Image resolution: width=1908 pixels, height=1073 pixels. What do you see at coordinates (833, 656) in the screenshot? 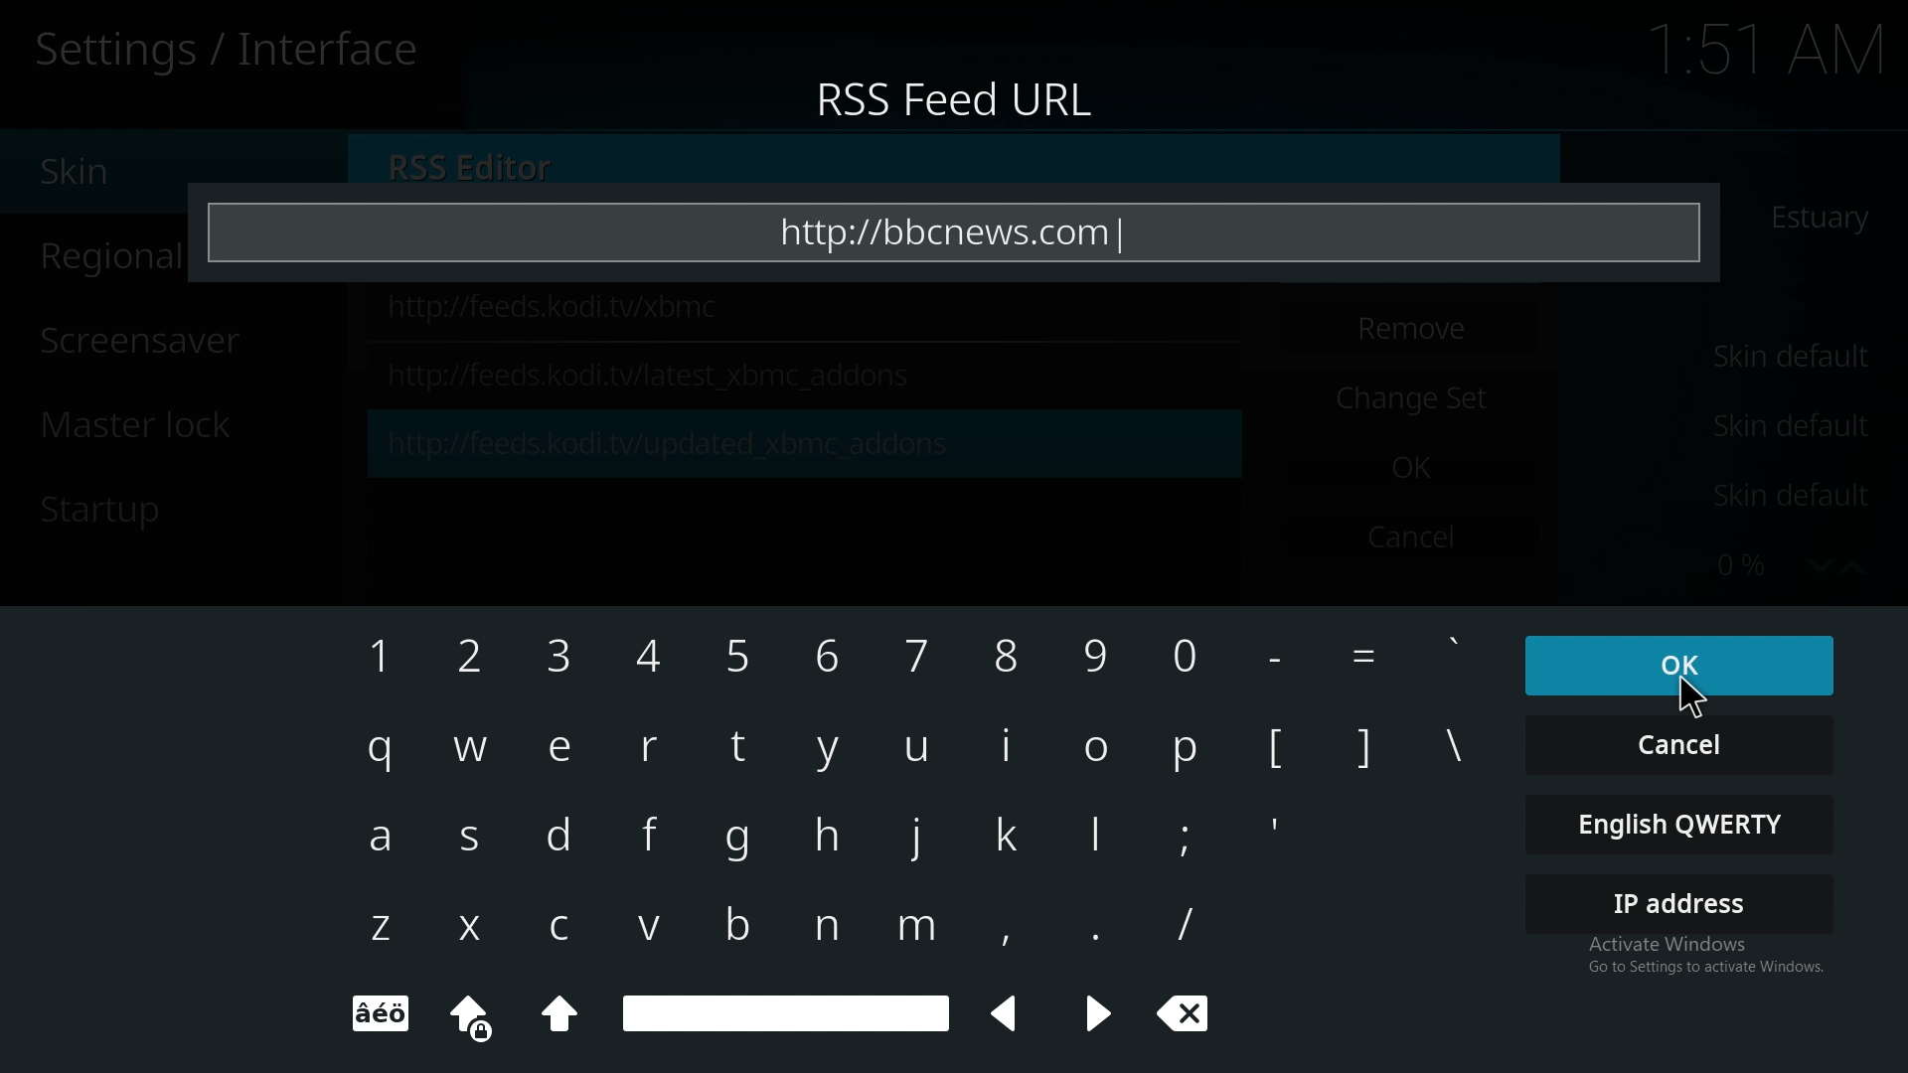
I see `keyboard Input` at bounding box center [833, 656].